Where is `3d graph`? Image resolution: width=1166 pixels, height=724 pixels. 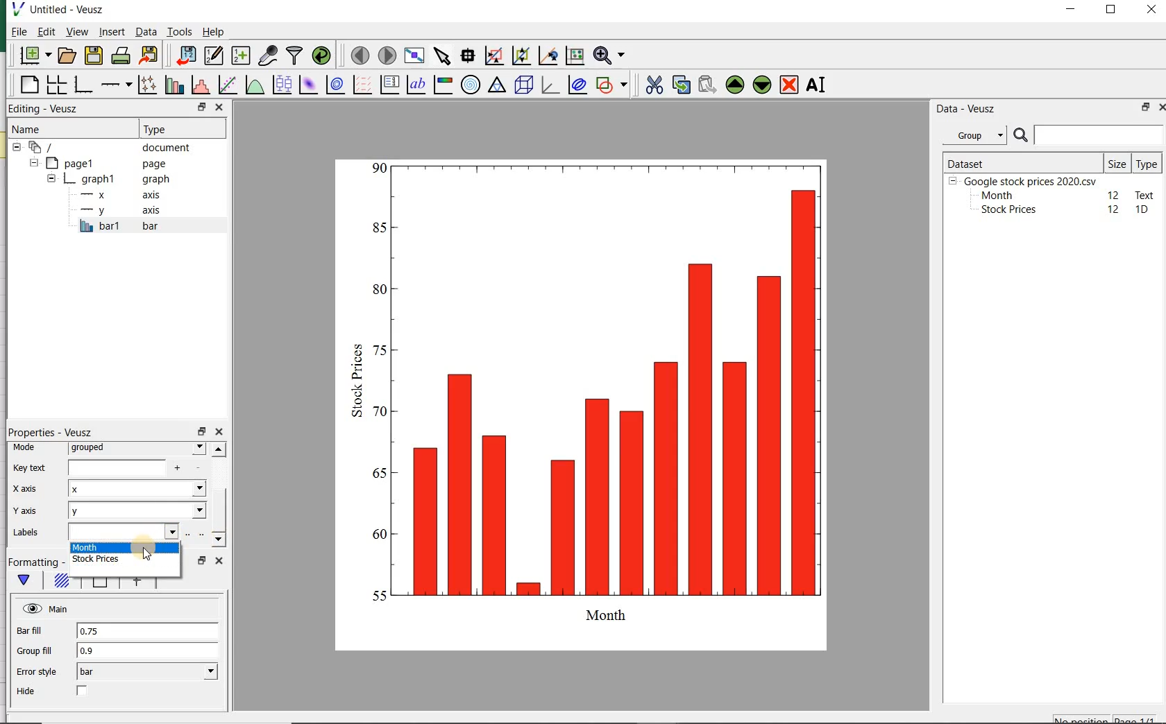
3d graph is located at coordinates (550, 86).